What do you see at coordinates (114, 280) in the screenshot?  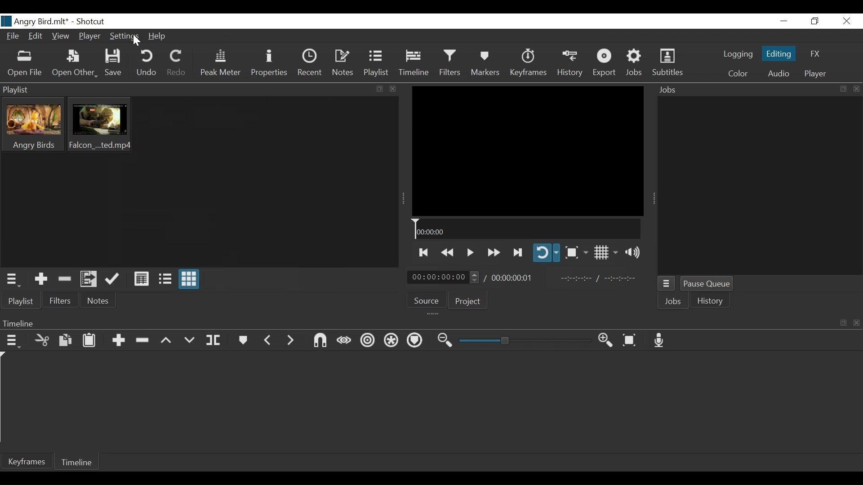 I see `Update` at bounding box center [114, 280].